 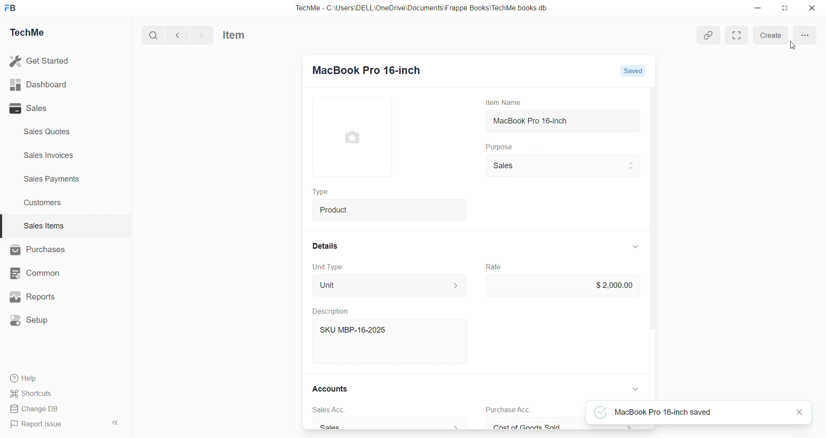 What do you see at coordinates (562, 121) in the screenshot?
I see `MacBook Pro 16-inch` at bounding box center [562, 121].